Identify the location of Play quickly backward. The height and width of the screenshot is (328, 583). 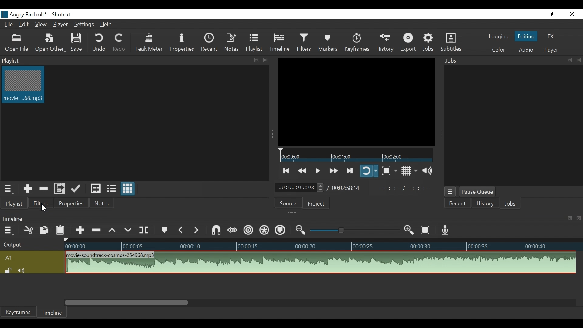
(302, 170).